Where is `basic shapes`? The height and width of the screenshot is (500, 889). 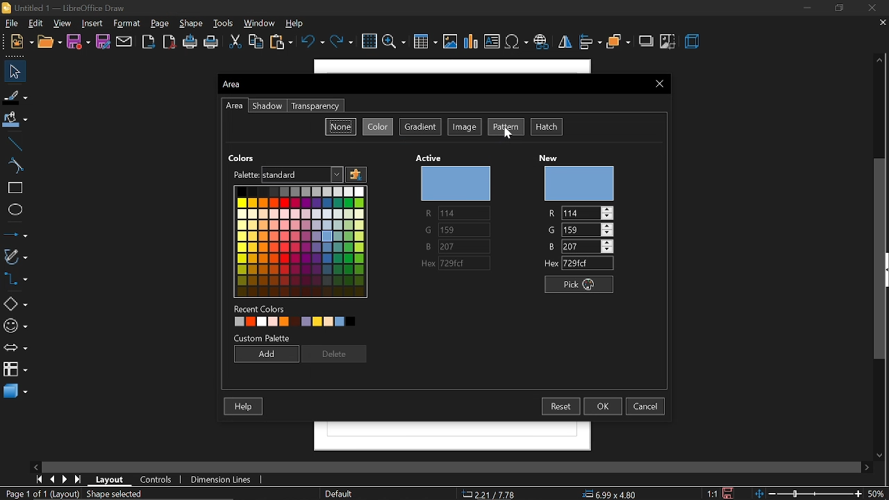
basic shapes is located at coordinates (15, 304).